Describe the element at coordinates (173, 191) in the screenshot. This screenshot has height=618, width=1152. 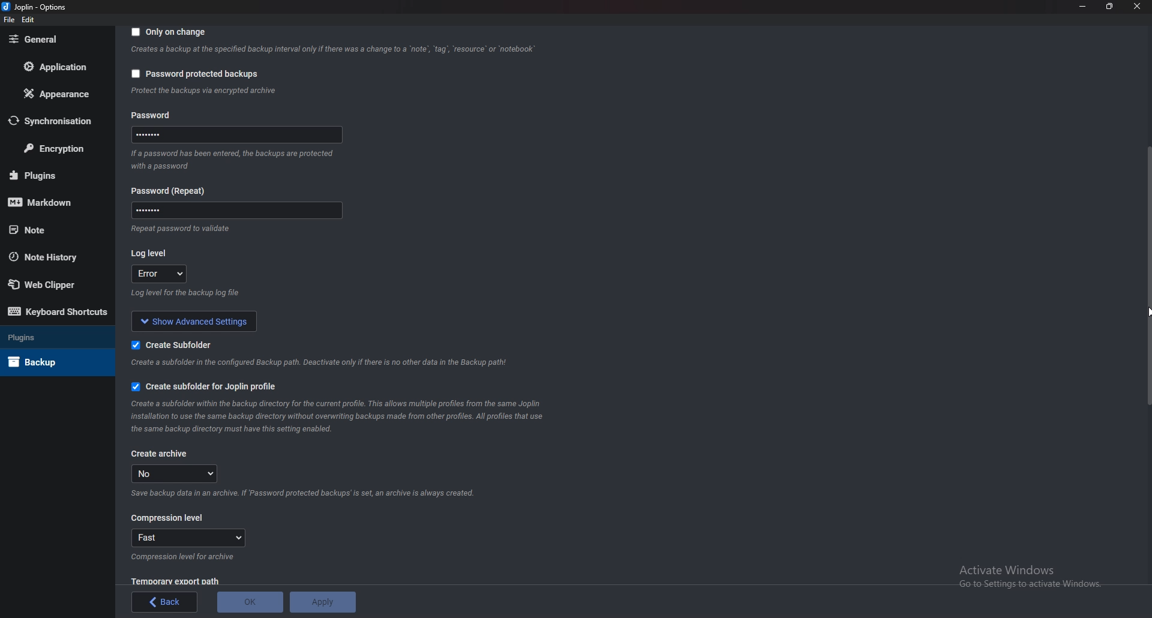
I see `Password` at that location.